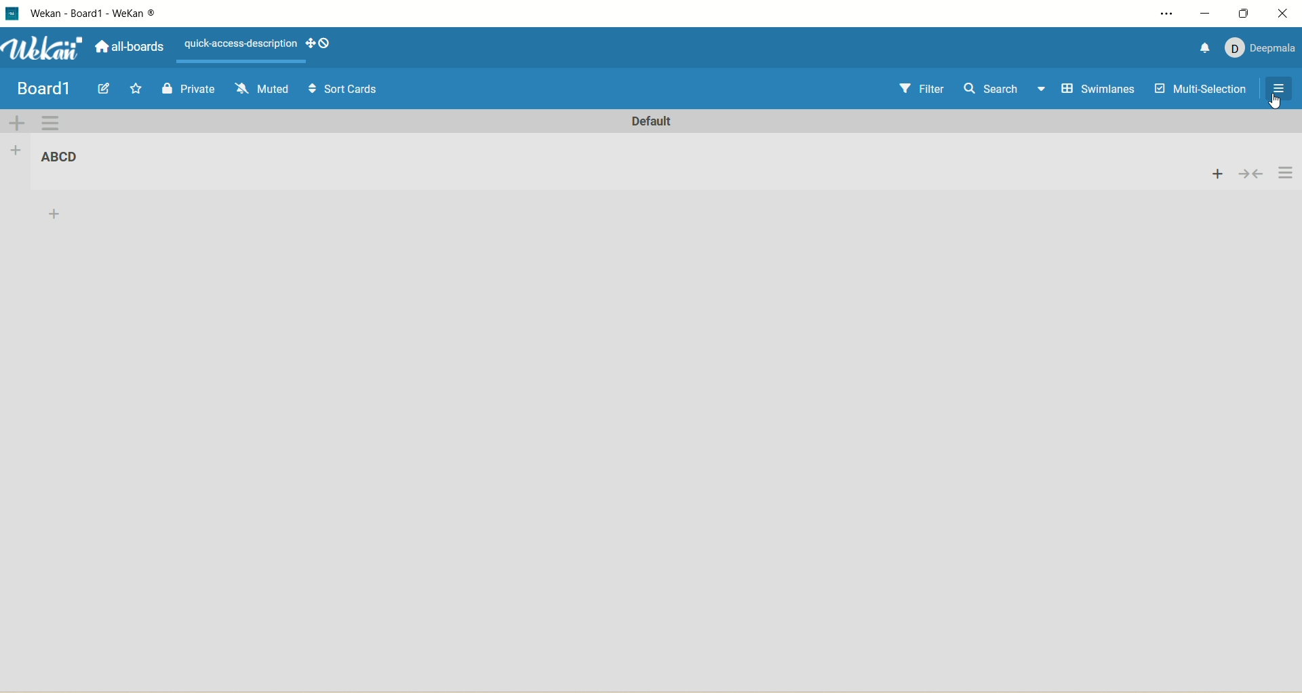 This screenshot has width=1302, height=693. I want to click on default, so click(650, 123).